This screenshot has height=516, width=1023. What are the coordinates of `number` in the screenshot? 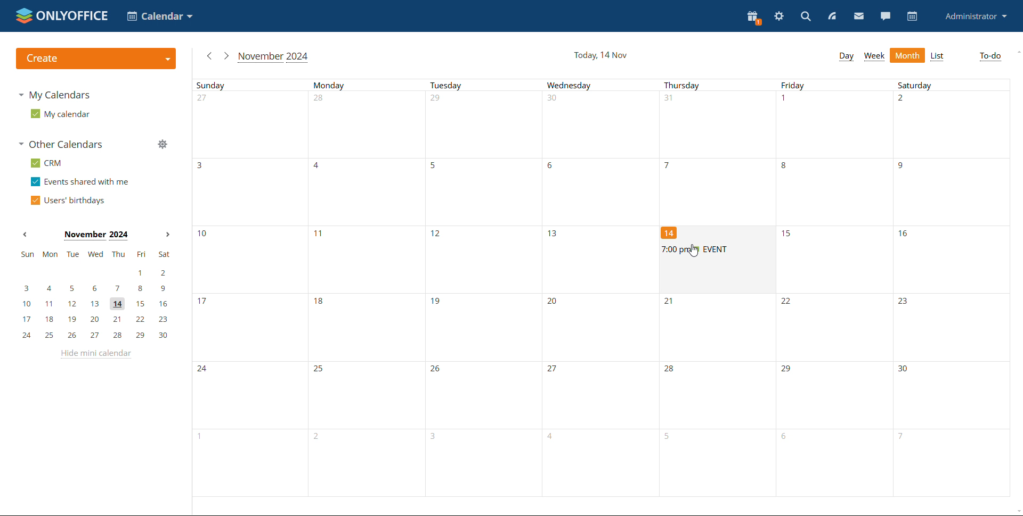 It's located at (202, 301).